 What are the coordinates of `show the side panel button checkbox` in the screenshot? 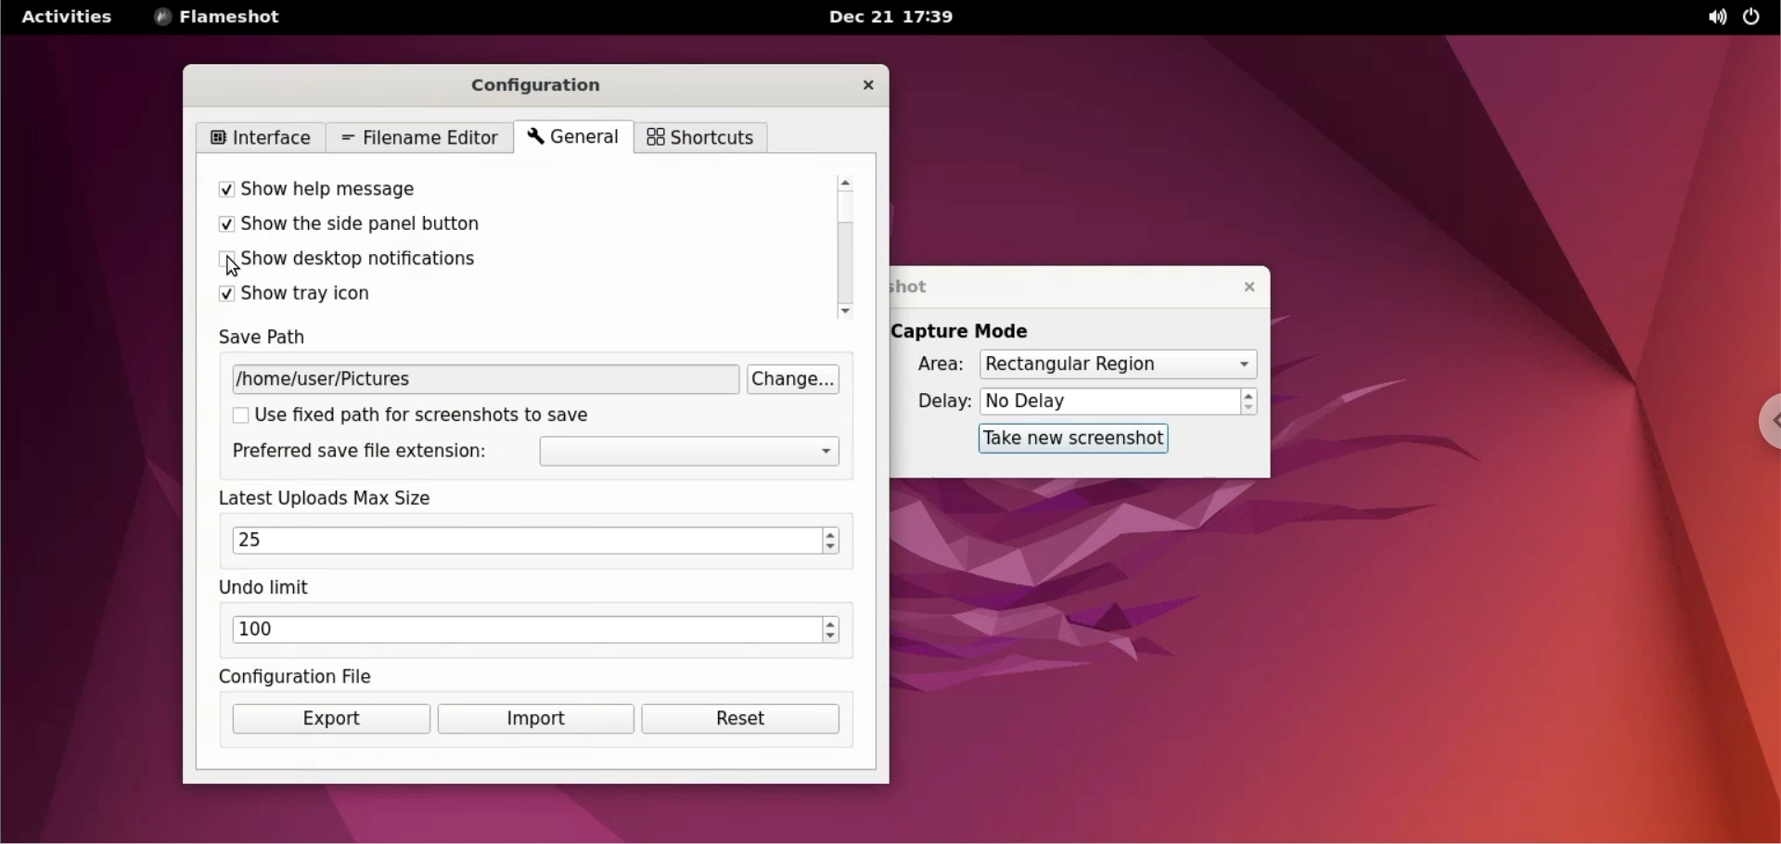 It's located at (493, 226).